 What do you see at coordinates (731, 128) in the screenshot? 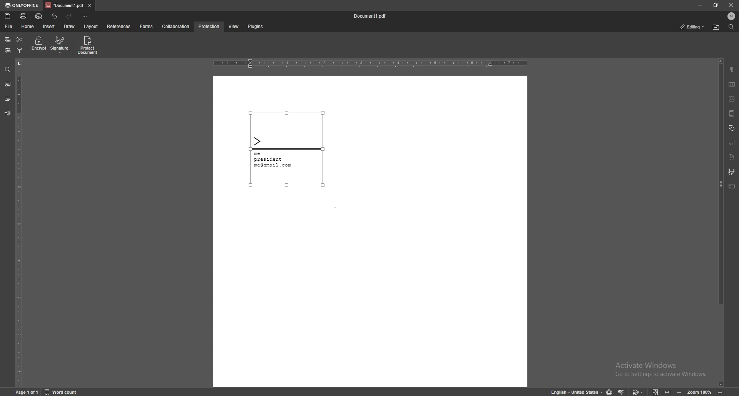
I see `shapes` at bounding box center [731, 128].